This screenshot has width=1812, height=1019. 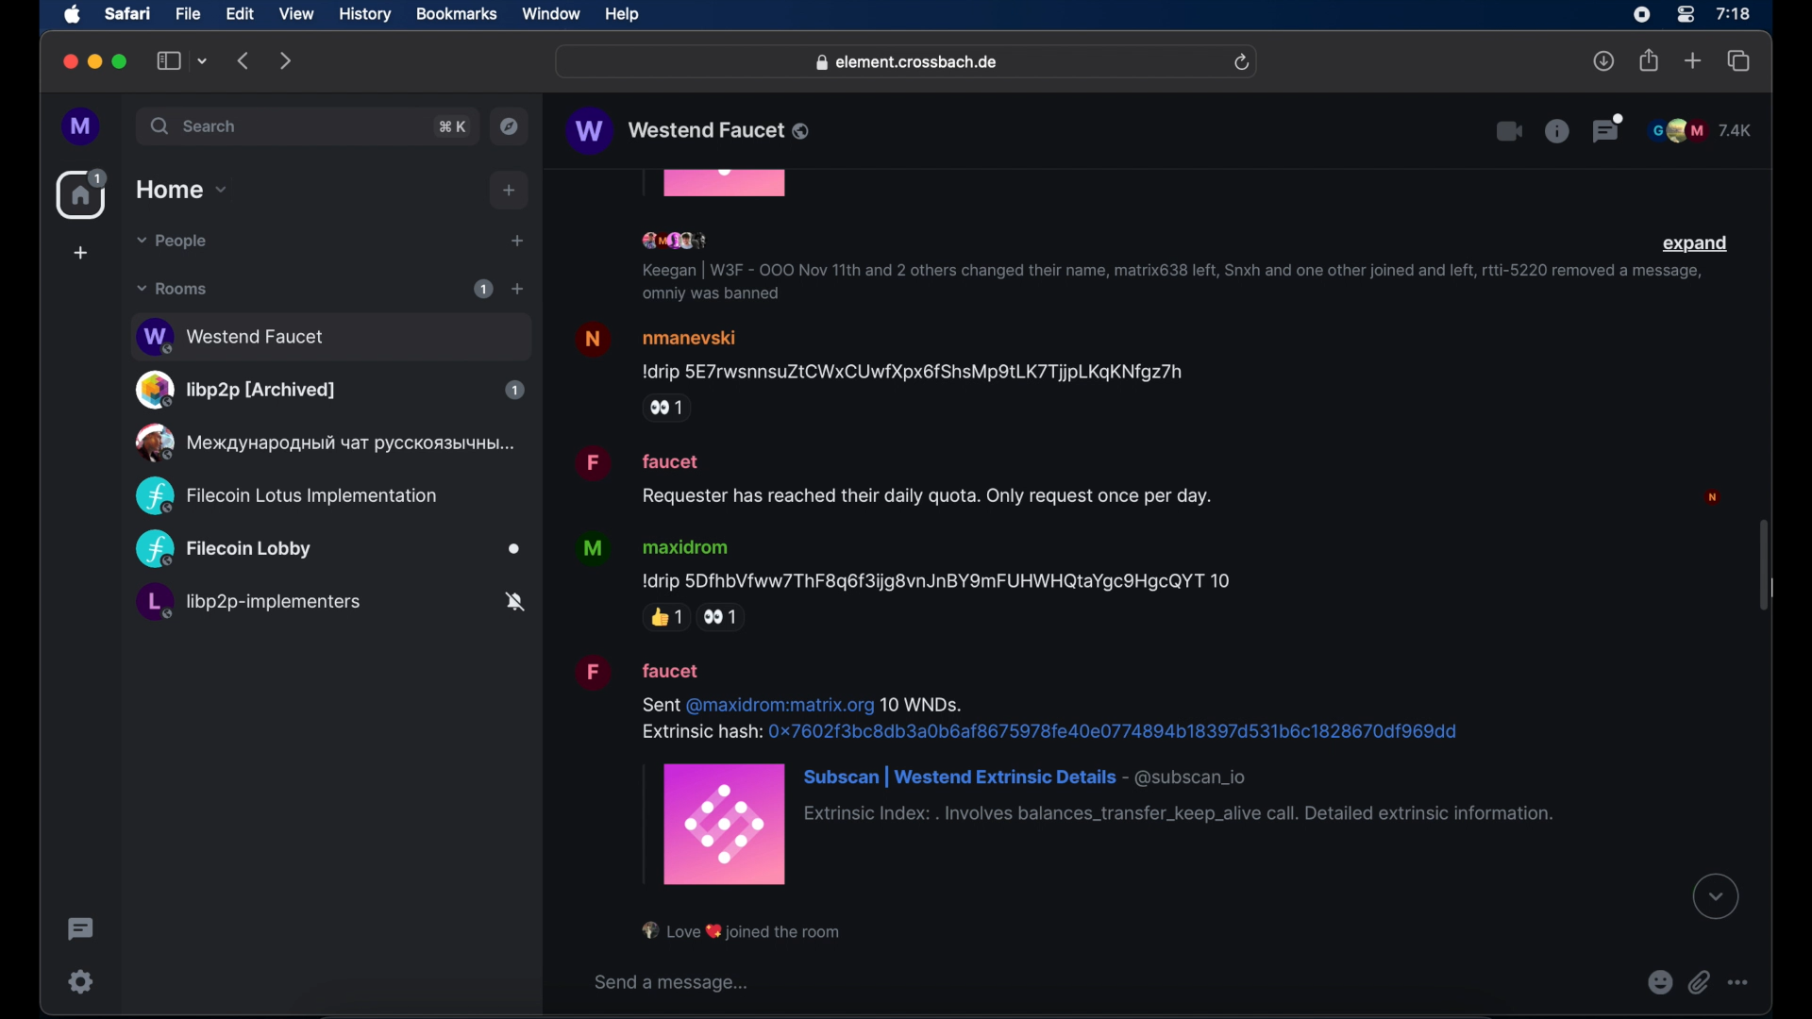 I want to click on history, so click(x=365, y=15).